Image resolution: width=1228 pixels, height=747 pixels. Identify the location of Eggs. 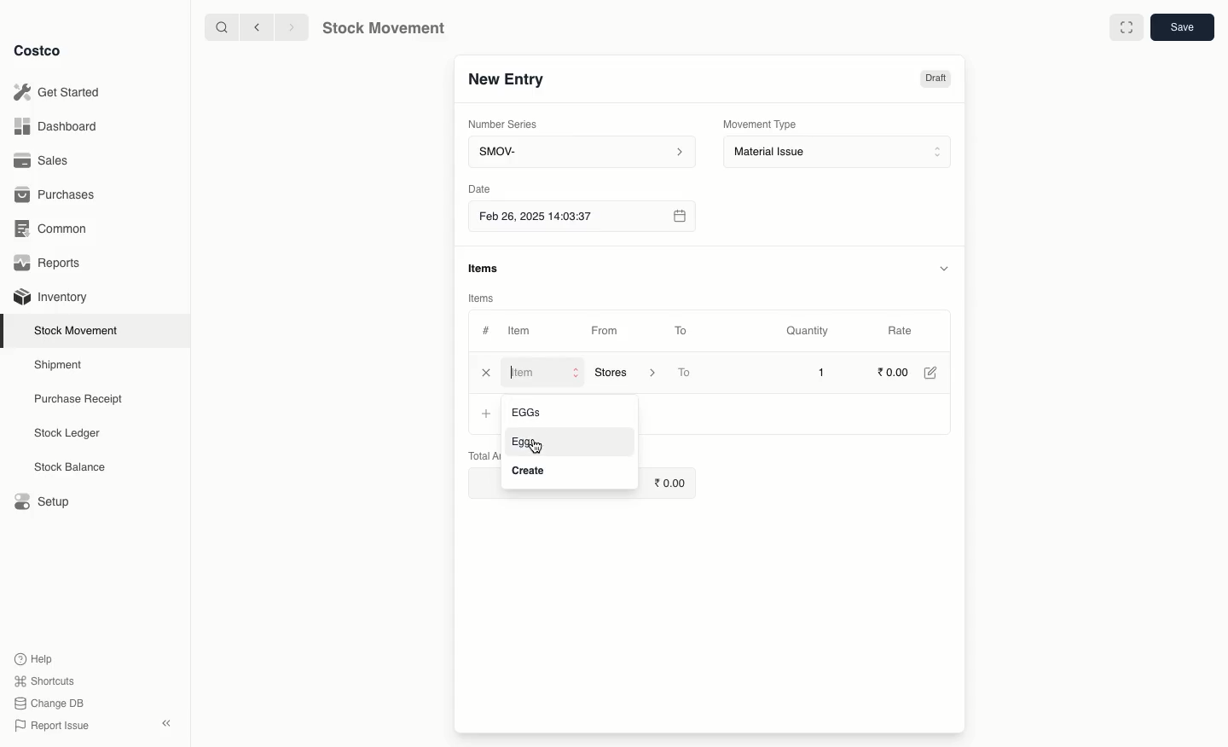
(528, 440).